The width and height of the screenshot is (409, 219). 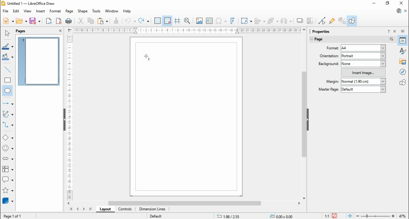 I want to click on close document, so click(x=406, y=11).